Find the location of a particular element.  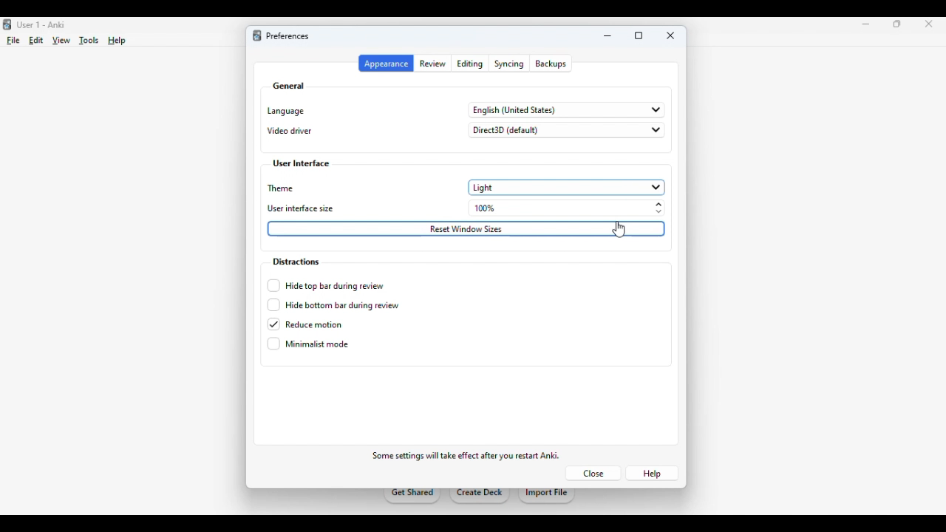

logo is located at coordinates (256, 35).